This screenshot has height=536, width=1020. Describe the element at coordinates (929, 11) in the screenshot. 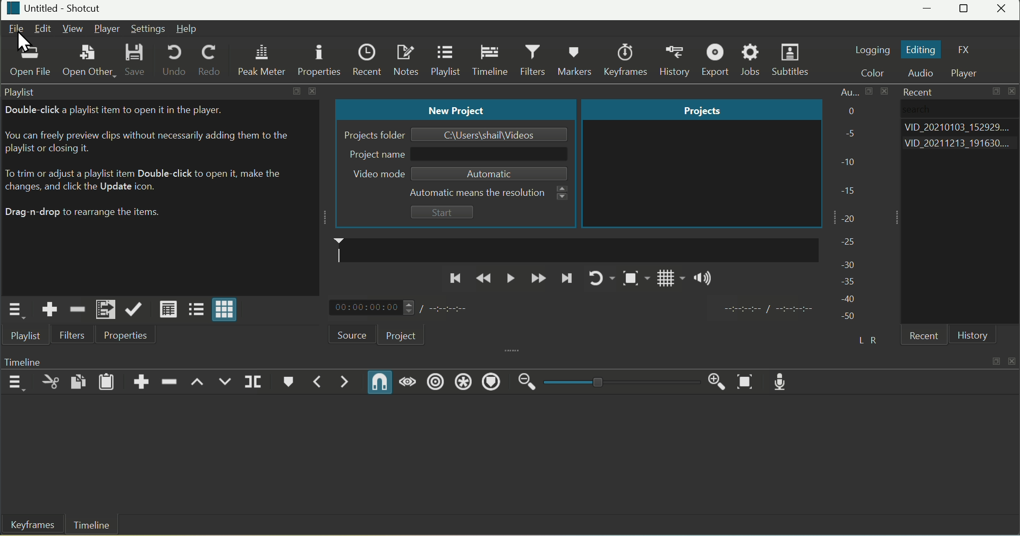

I see `Minimize` at that location.